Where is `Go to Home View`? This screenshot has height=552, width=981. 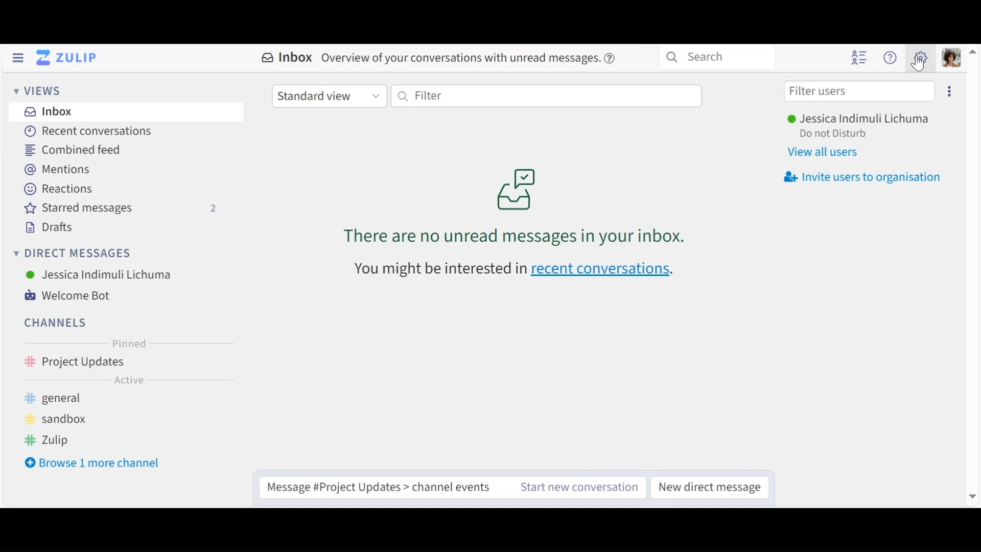 Go to Home View is located at coordinates (70, 58).